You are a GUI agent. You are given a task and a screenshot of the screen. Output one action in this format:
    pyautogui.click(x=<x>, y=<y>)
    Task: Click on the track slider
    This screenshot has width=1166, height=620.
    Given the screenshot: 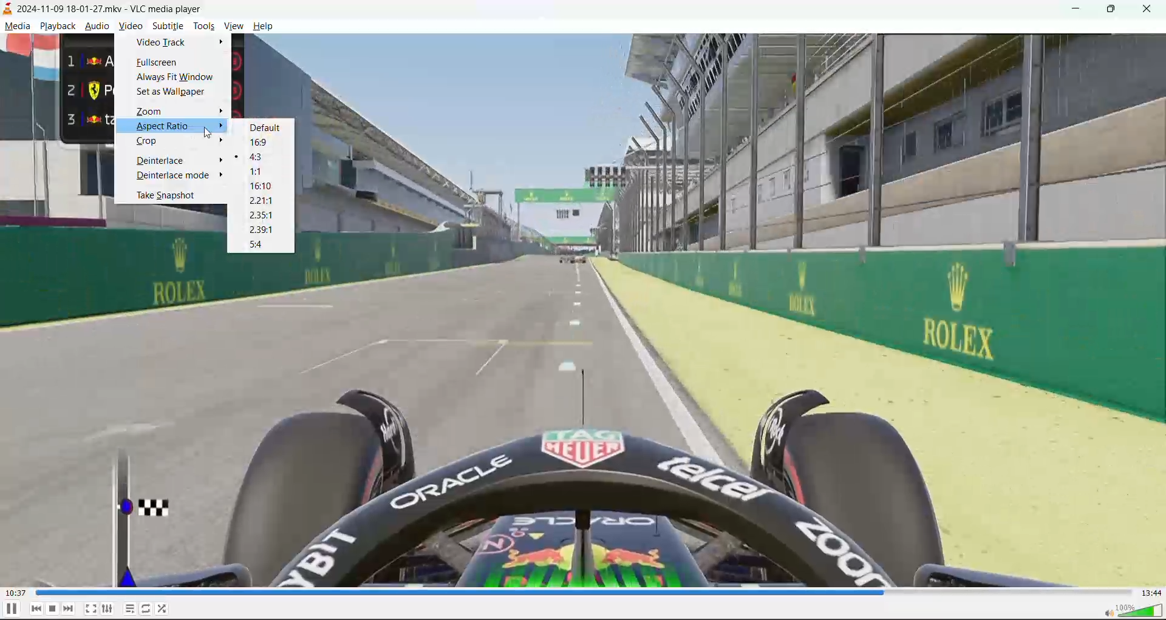 What is the action you would take?
    pyautogui.click(x=583, y=591)
    